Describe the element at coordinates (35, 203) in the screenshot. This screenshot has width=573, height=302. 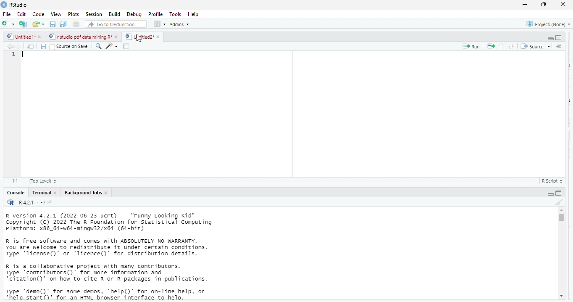
I see `R421: ~/` at that location.